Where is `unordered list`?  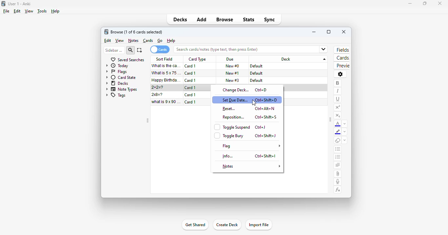
unordered list is located at coordinates (338, 150).